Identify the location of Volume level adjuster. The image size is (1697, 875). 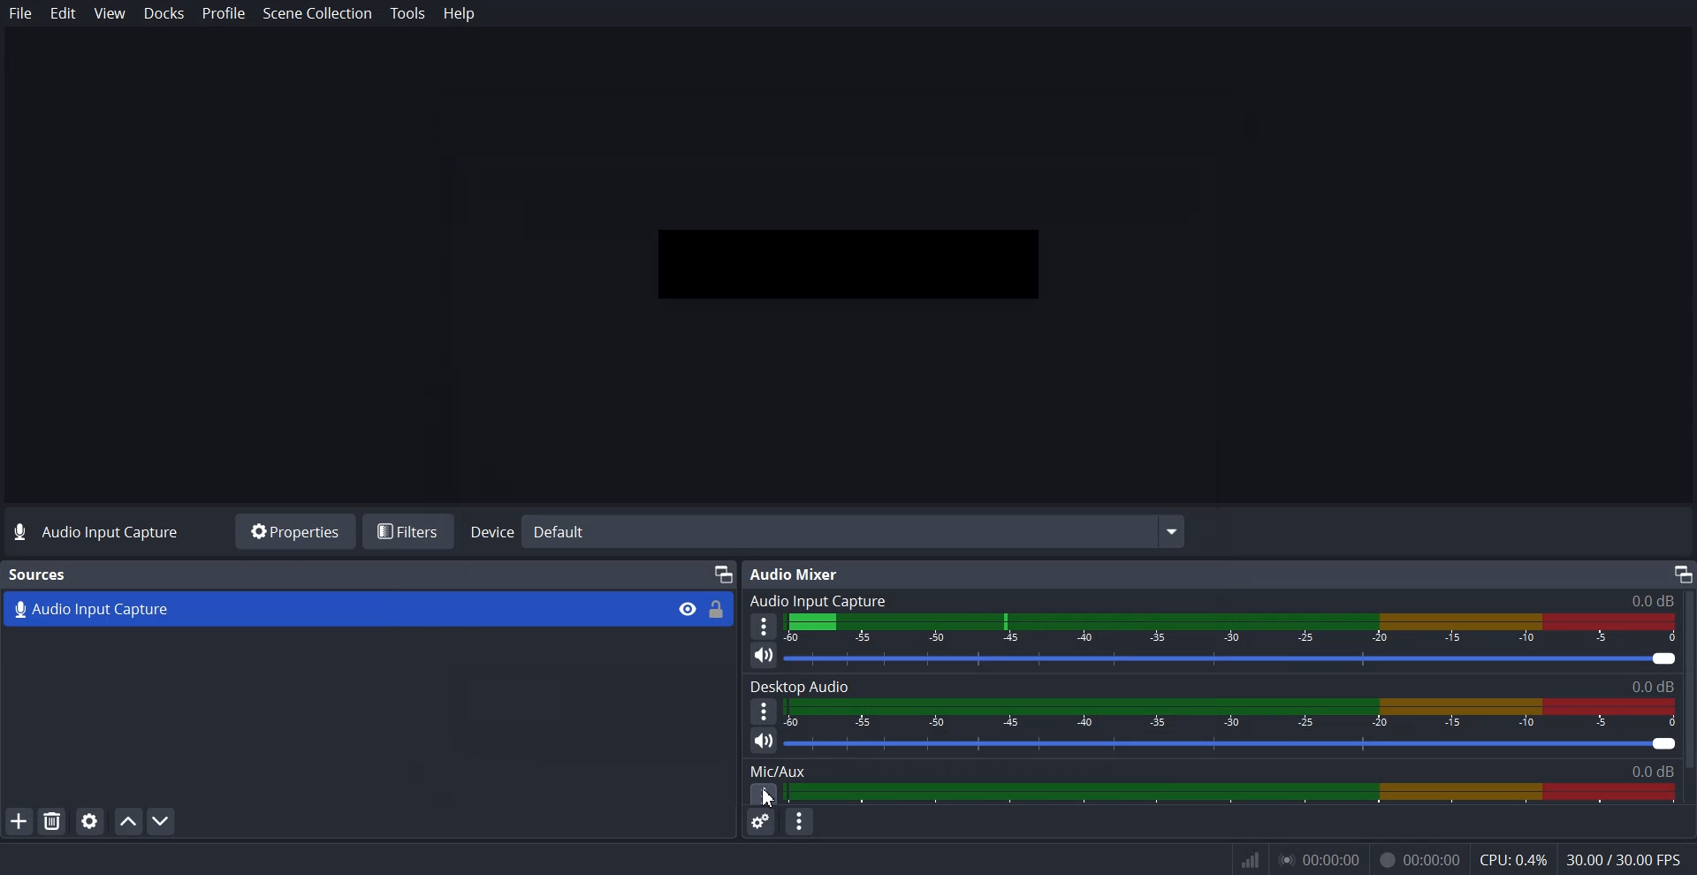
(1240, 660).